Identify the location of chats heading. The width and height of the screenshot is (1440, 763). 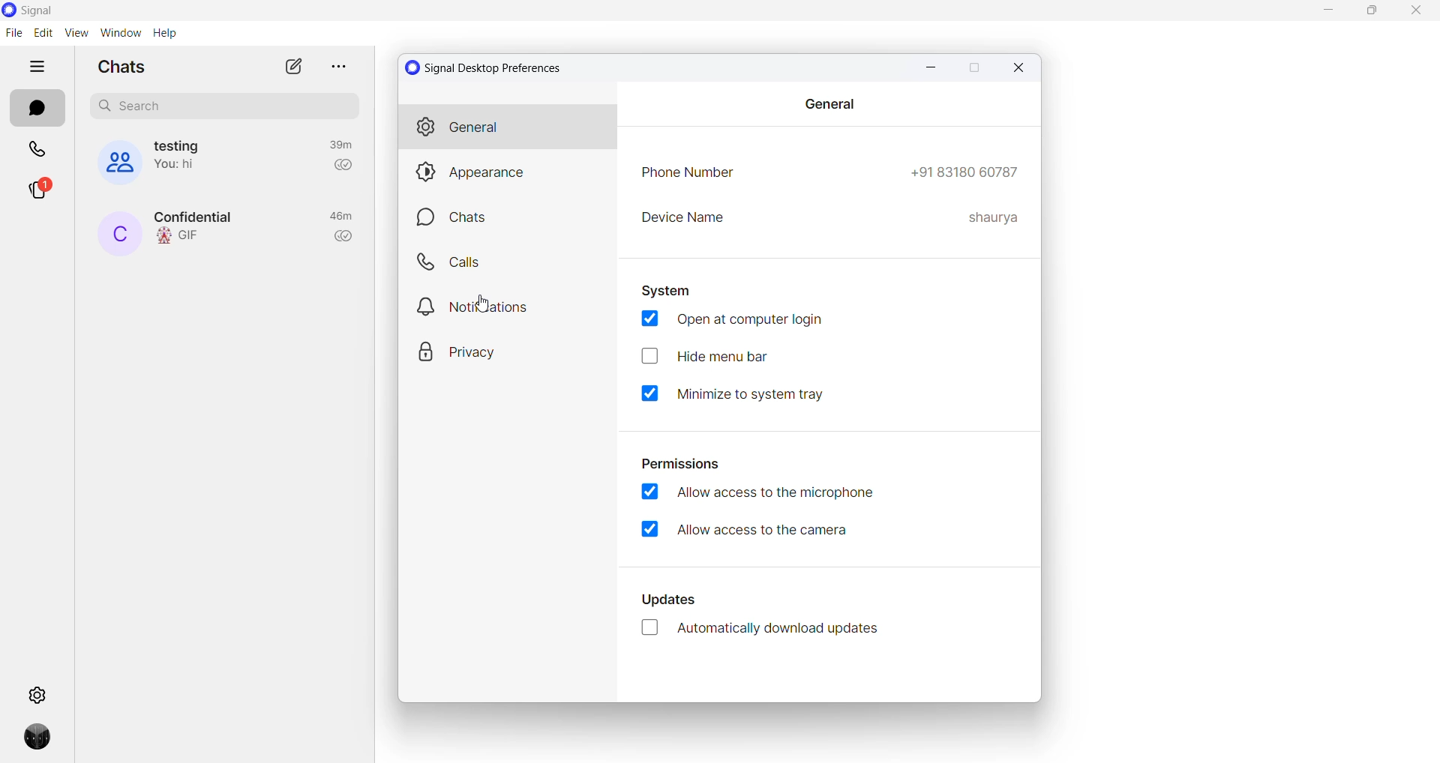
(121, 67).